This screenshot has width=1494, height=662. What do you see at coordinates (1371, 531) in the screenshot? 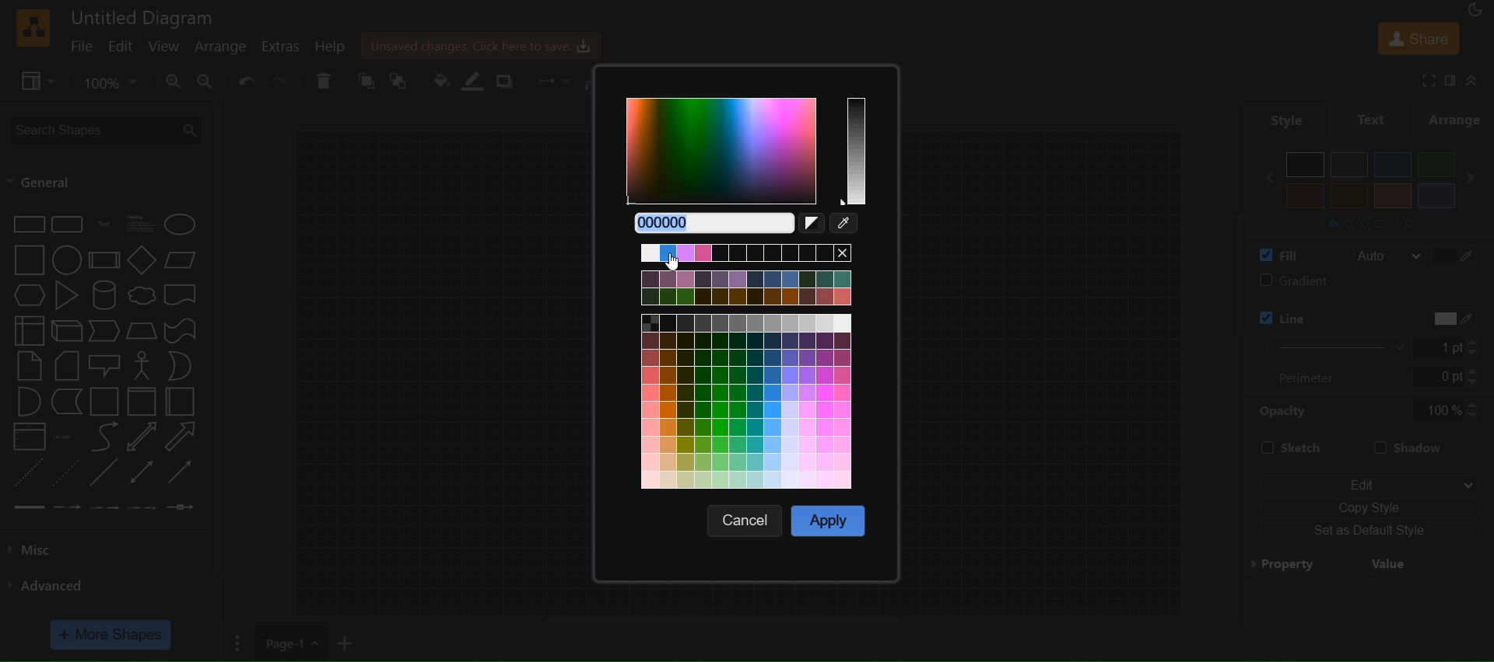
I see `set as default style` at bounding box center [1371, 531].